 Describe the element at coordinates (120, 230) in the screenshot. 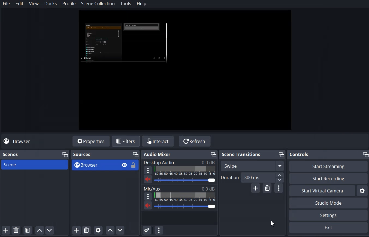

I see `Move Source Down` at that location.